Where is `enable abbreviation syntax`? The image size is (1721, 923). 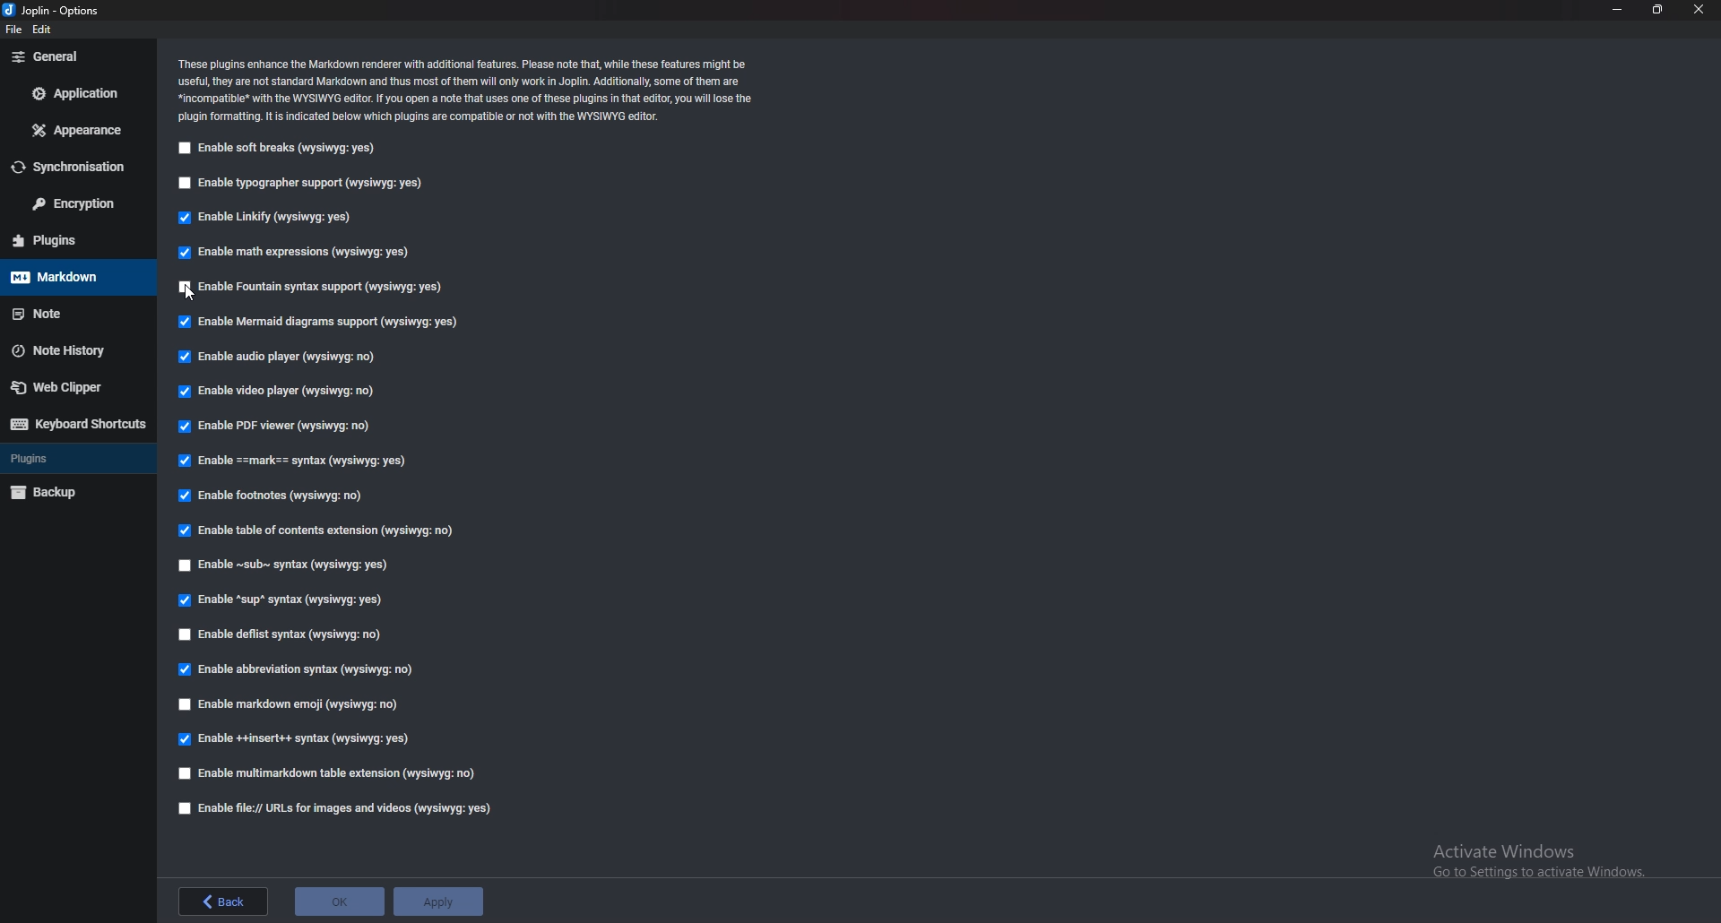 enable abbreviation syntax is located at coordinates (307, 669).